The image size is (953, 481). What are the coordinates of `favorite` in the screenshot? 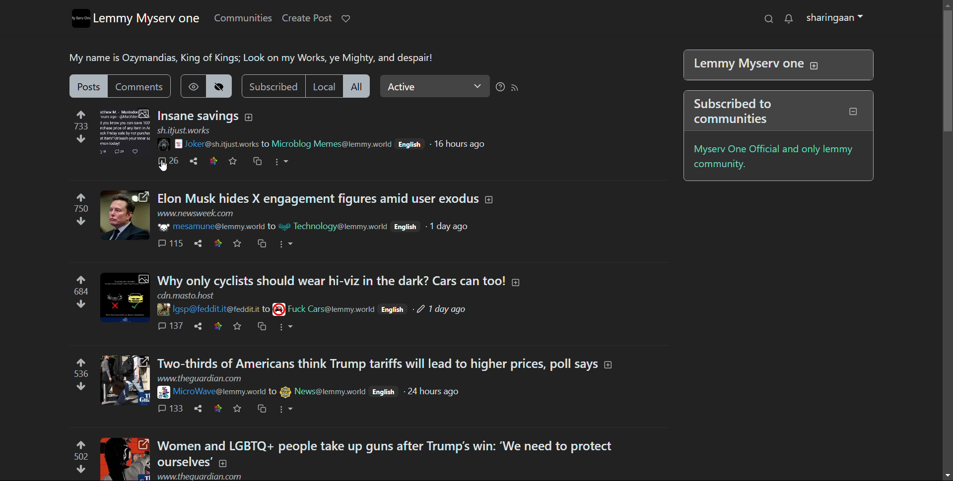 It's located at (236, 409).